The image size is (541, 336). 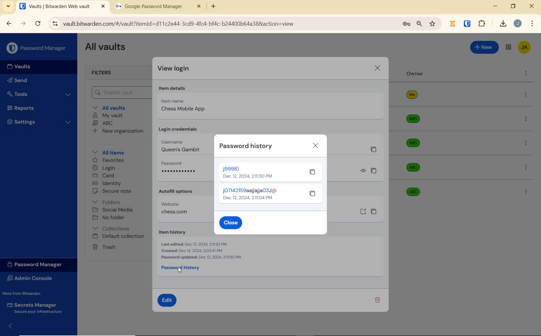 What do you see at coordinates (508, 47) in the screenshot?
I see `toggle between admin console and password manager` at bounding box center [508, 47].